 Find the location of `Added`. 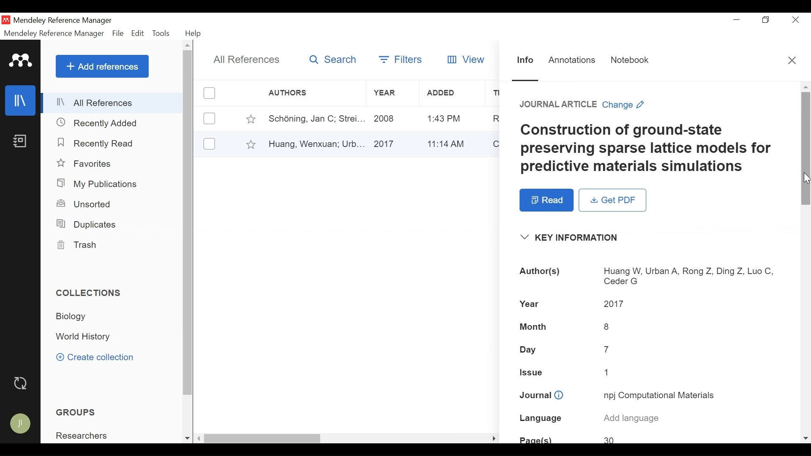

Added is located at coordinates (450, 118).